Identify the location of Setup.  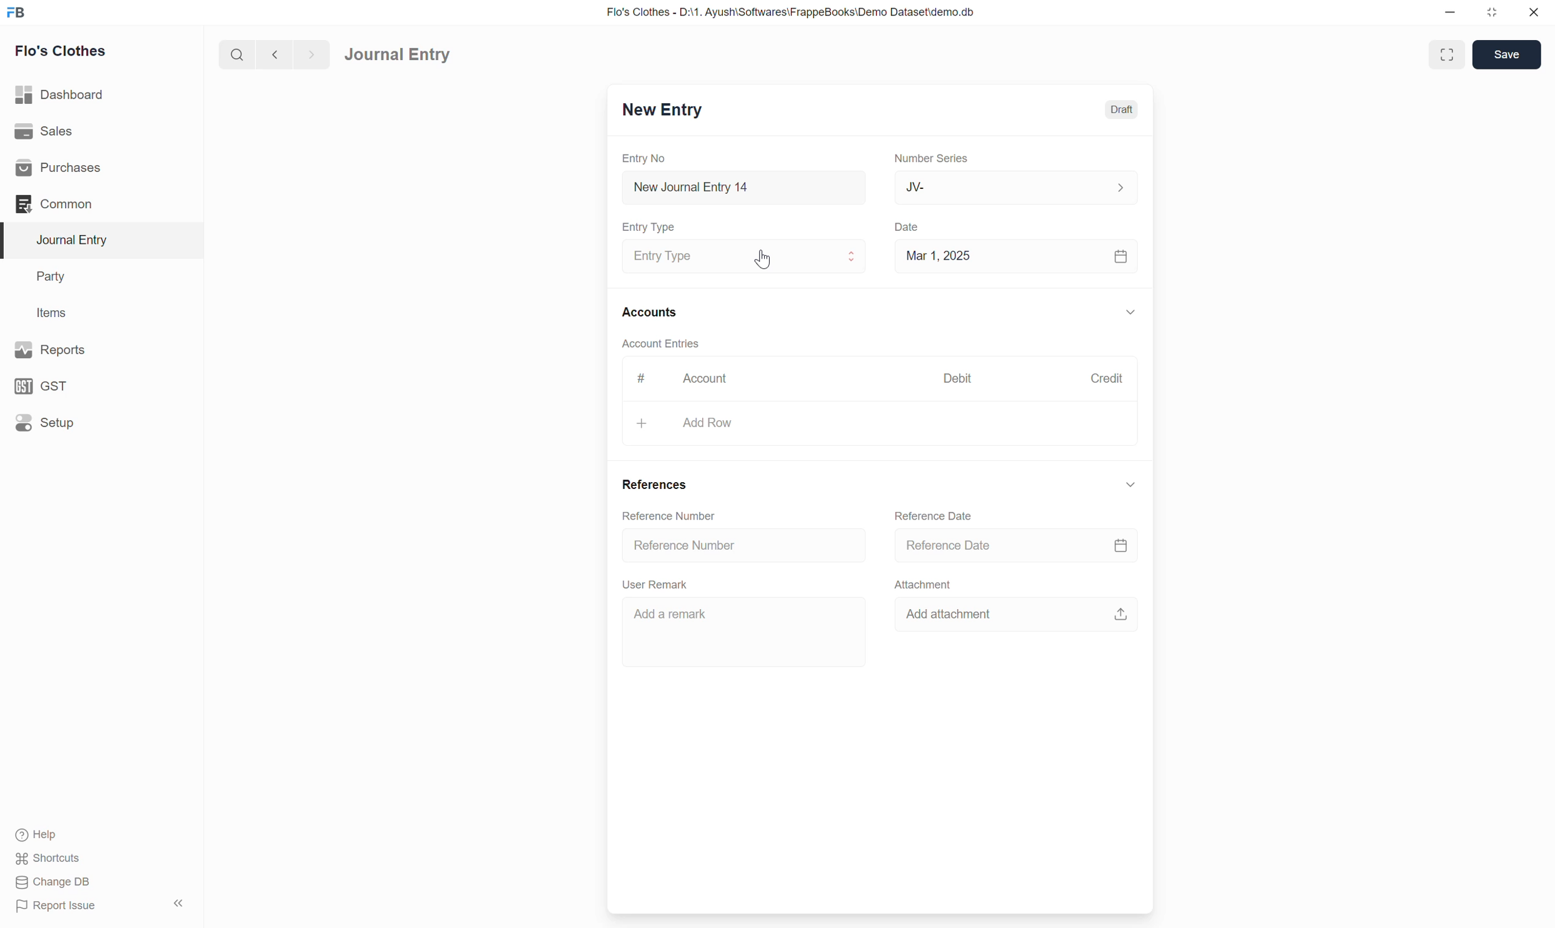
(45, 422).